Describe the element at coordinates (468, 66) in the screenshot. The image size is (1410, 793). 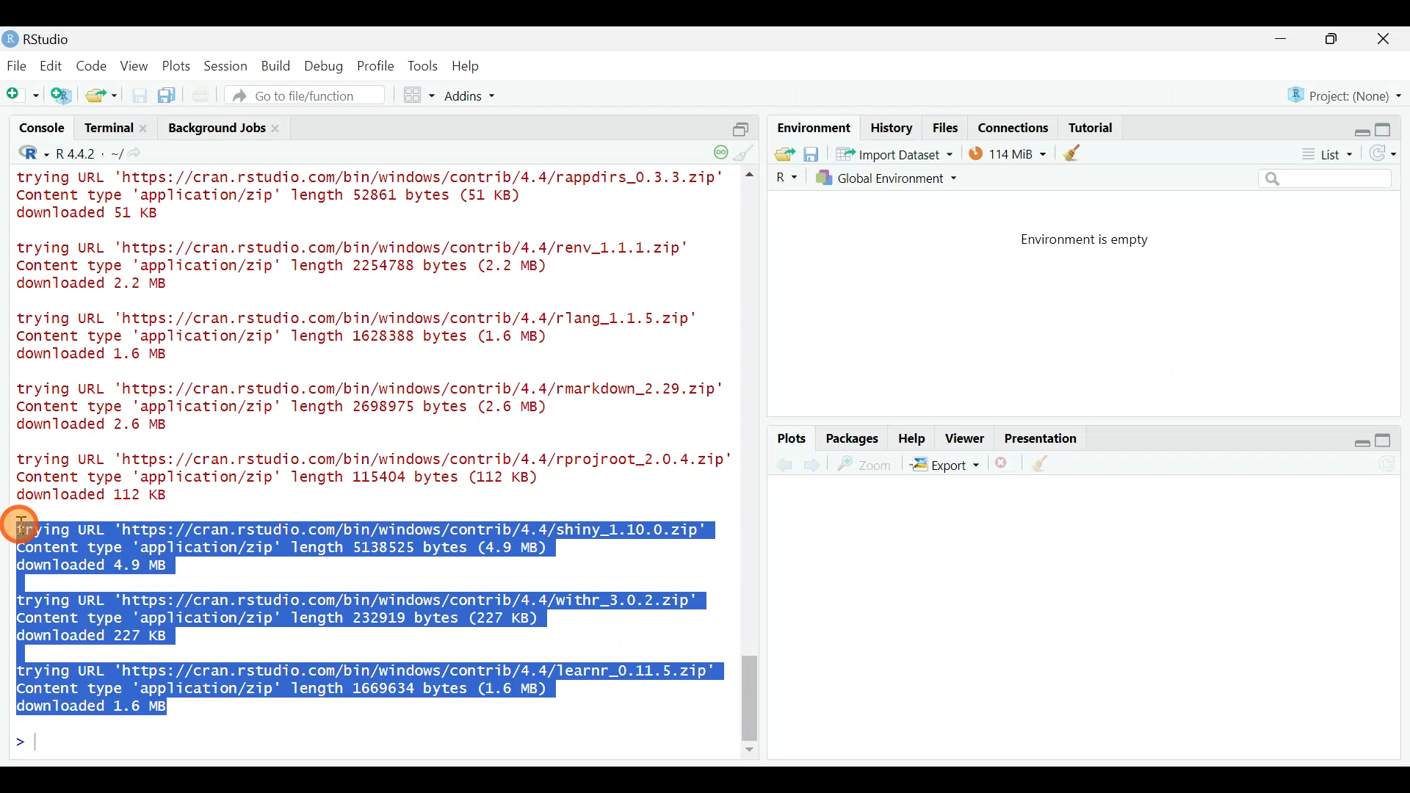
I see `Help` at that location.